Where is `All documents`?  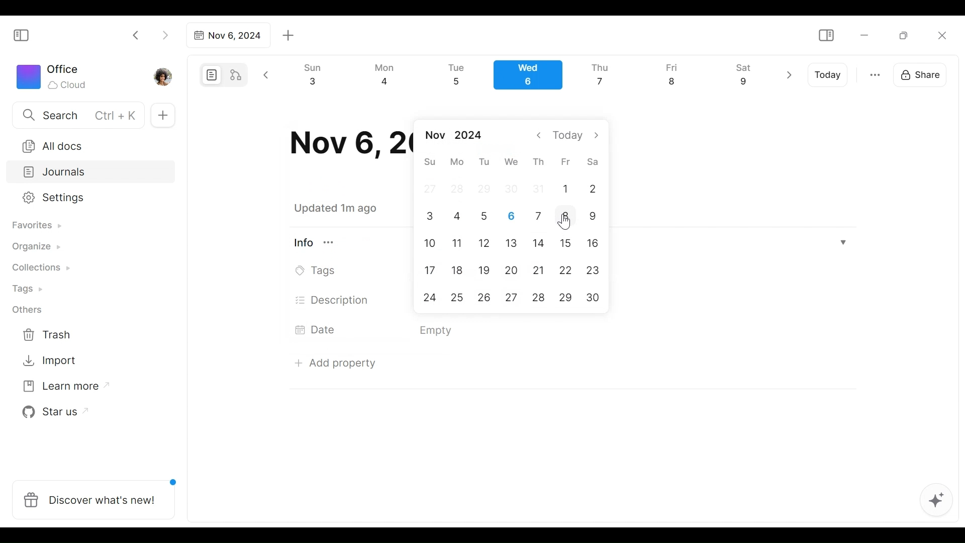
All documents is located at coordinates (87, 144).